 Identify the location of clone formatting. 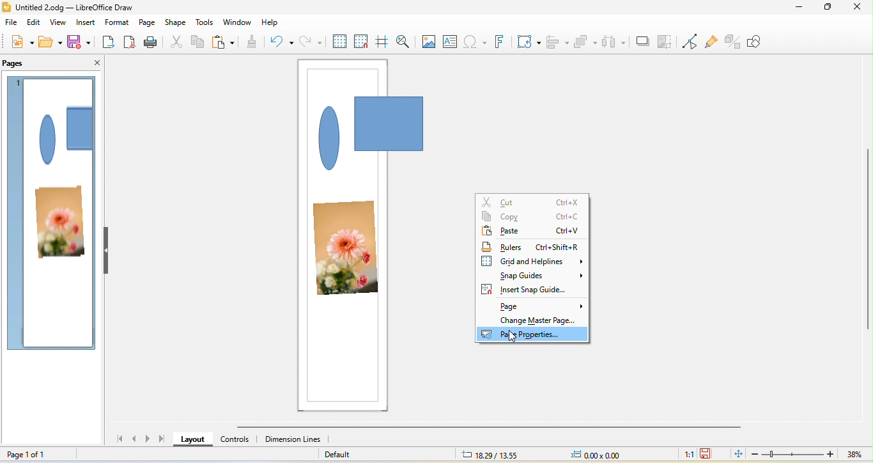
(256, 42).